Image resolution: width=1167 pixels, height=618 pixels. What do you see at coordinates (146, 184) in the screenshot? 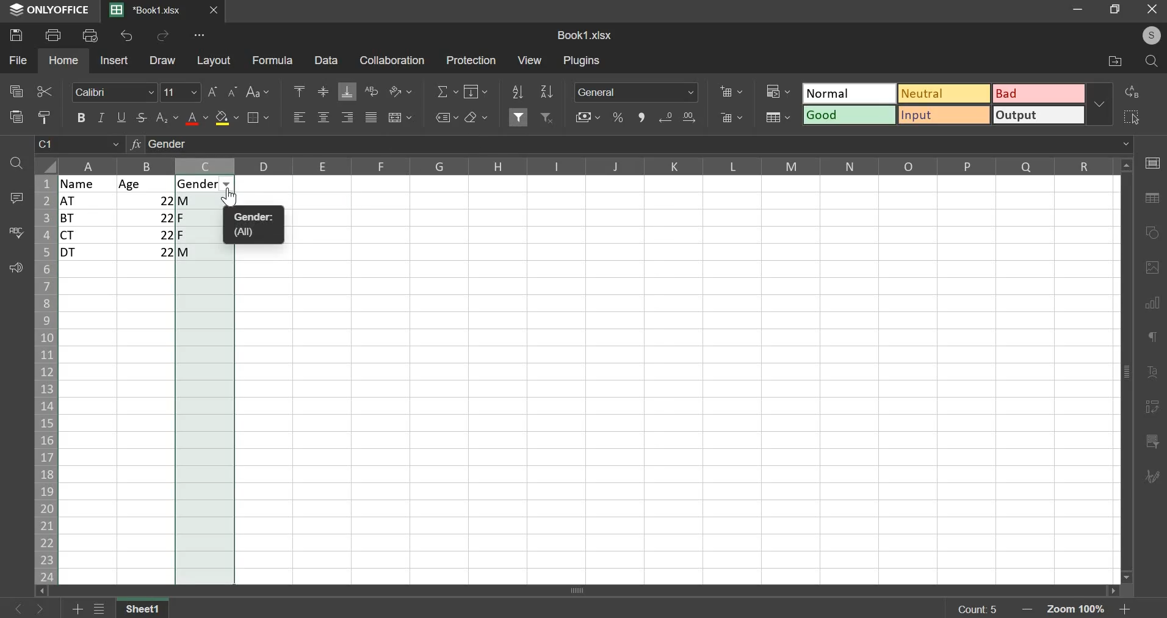
I see `age` at bounding box center [146, 184].